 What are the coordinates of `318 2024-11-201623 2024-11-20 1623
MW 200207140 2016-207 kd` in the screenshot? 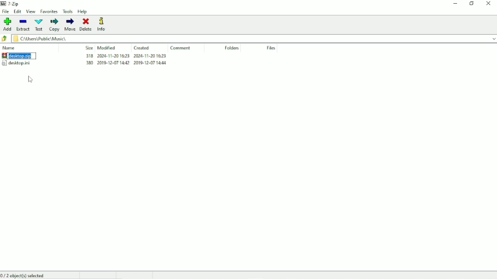 It's located at (127, 61).